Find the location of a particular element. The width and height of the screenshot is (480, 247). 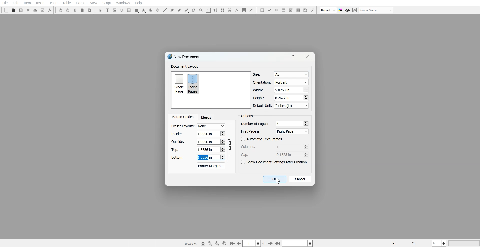

Save is located at coordinates (21, 10).